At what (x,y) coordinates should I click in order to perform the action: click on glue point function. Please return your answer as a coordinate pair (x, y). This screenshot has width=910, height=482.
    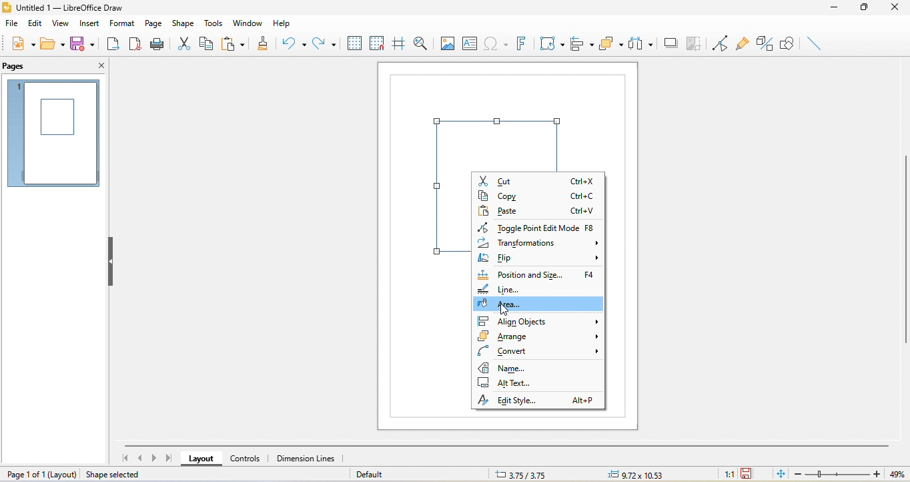
    Looking at the image, I should click on (742, 42).